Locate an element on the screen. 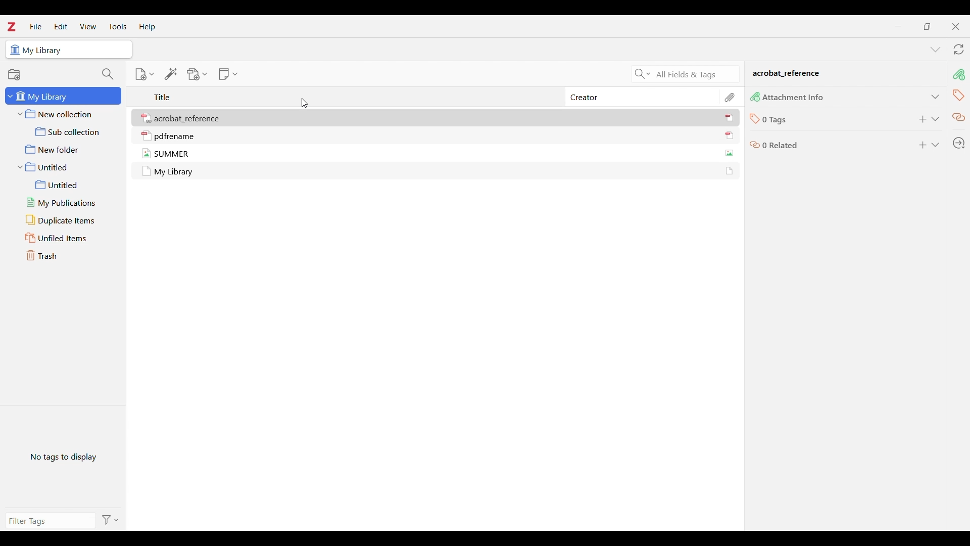 The height and width of the screenshot is (546, 970). Add item/s by identifier is located at coordinates (171, 74).